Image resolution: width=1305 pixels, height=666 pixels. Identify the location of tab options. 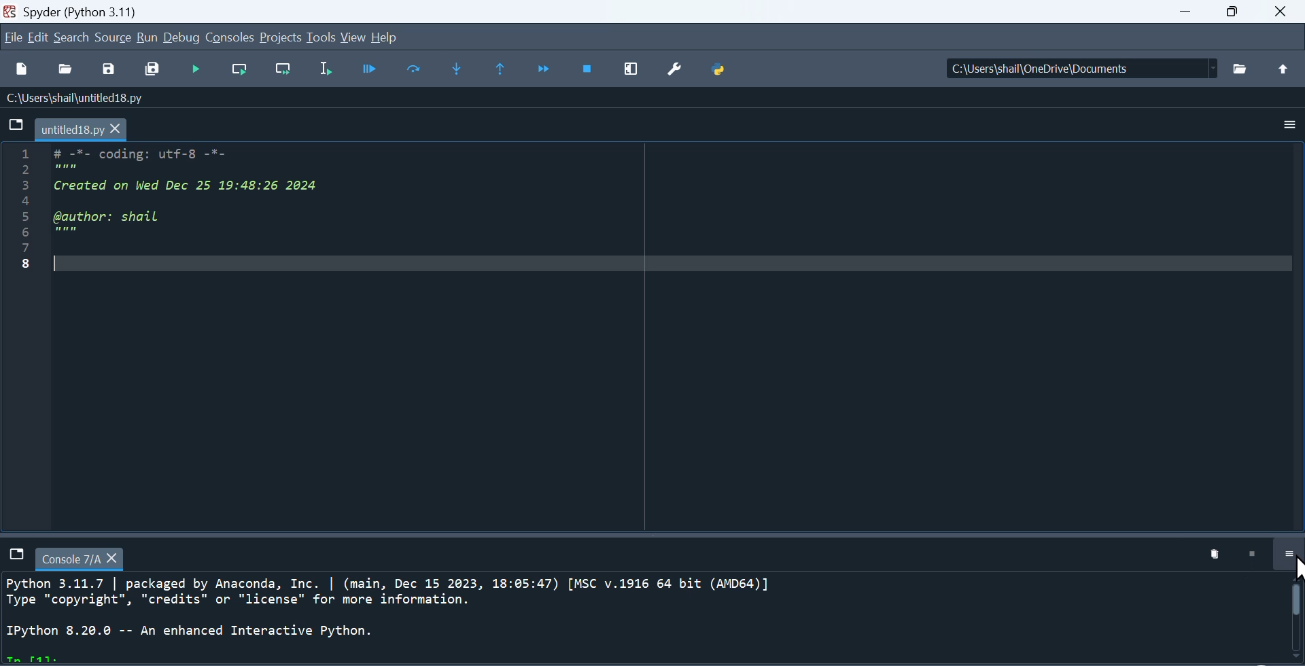
(15, 124).